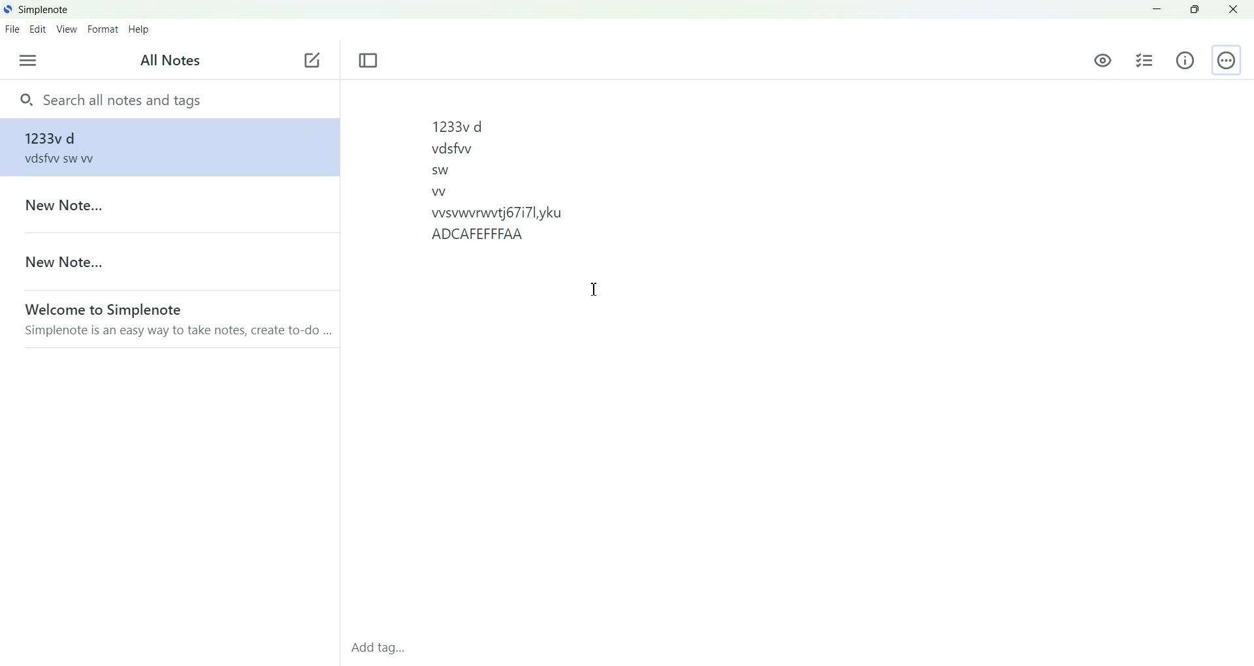 The width and height of the screenshot is (1254, 666). I want to click on Help, so click(139, 29).